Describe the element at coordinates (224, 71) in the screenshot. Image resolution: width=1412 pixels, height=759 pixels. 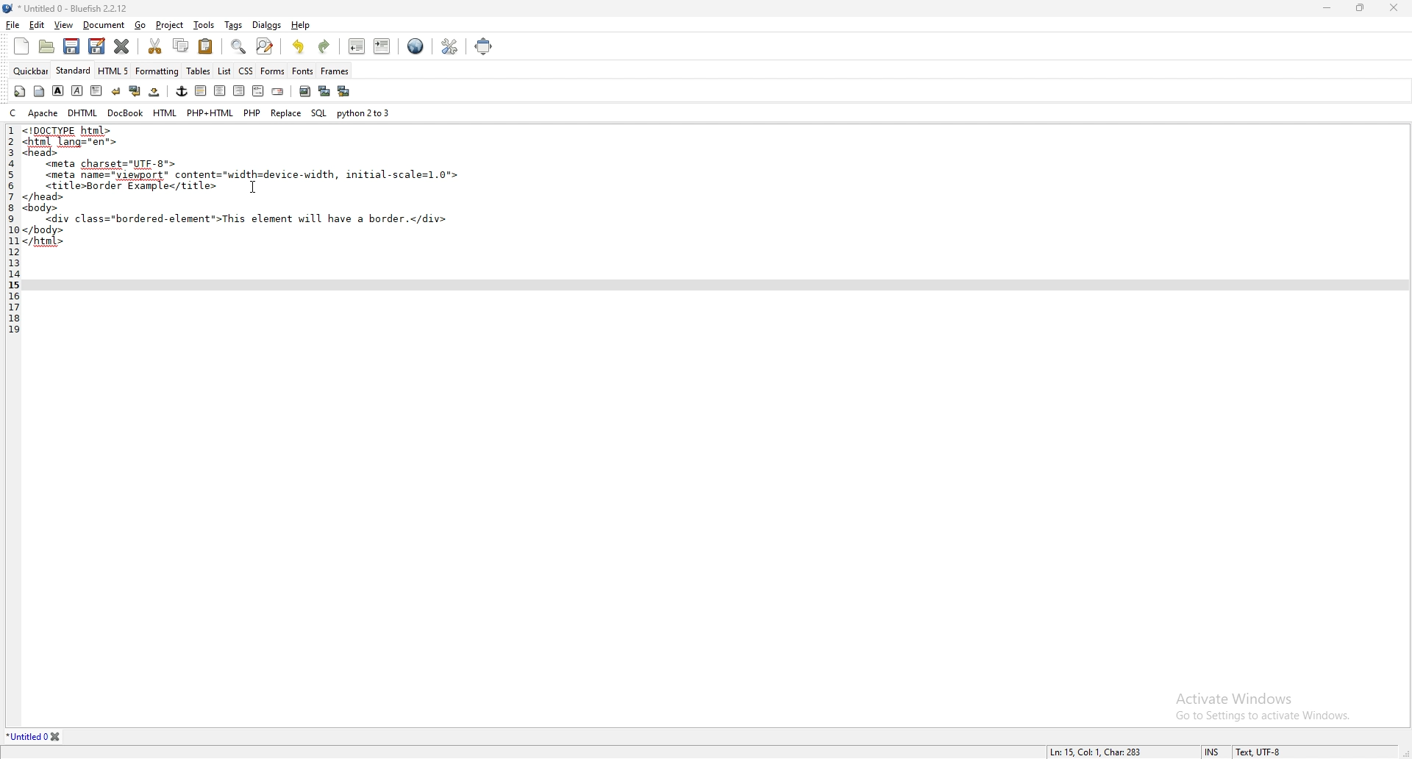
I see `list` at that location.